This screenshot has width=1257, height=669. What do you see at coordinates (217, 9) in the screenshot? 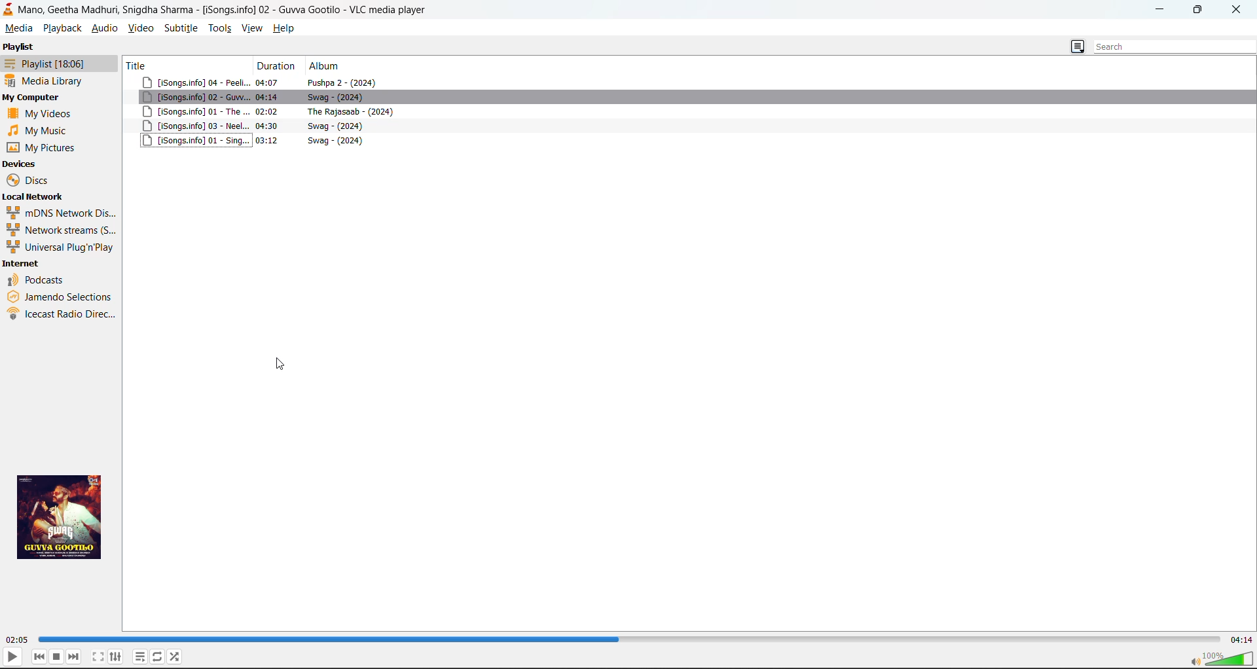
I see `Mano, Geetha Madhuri, Snigdha Sharma - [iSongs.info] 02 - Guvva gootilo - VLC media player` at bounding box center [217, 9].